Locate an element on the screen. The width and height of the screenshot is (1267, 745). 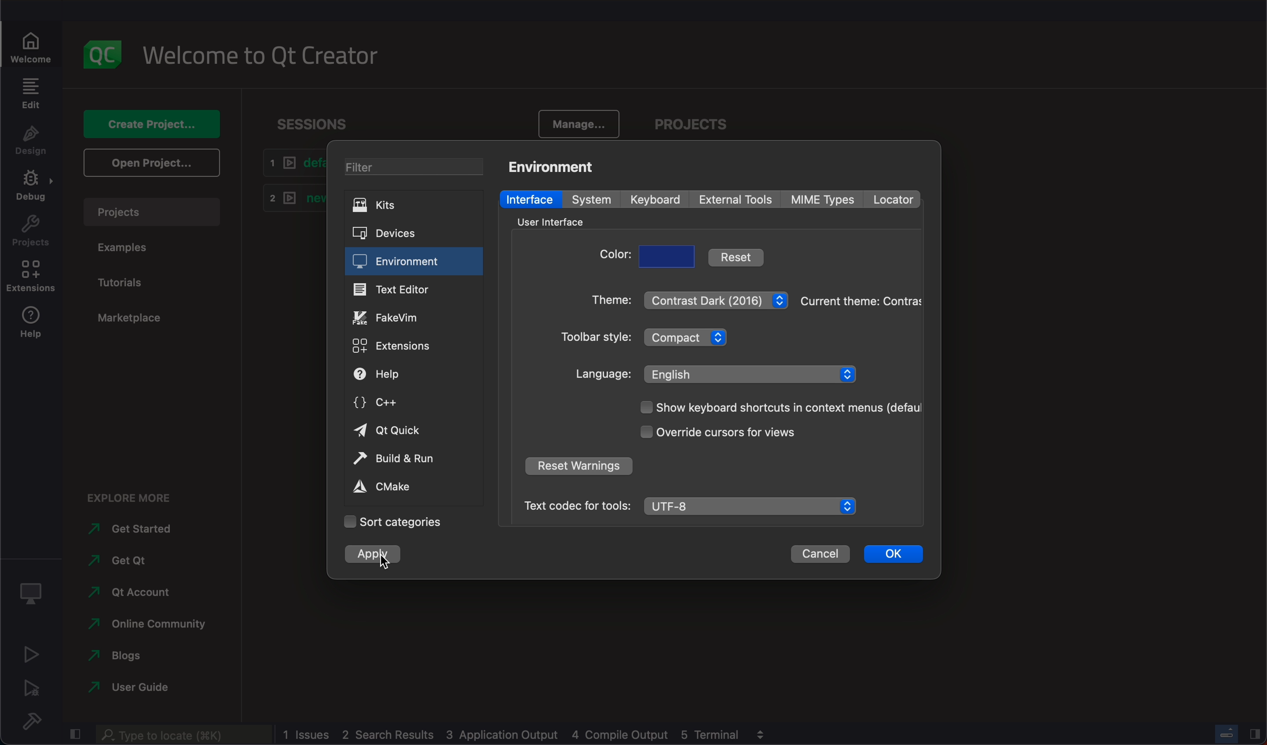
extensions is located at coordinates (414, 345).